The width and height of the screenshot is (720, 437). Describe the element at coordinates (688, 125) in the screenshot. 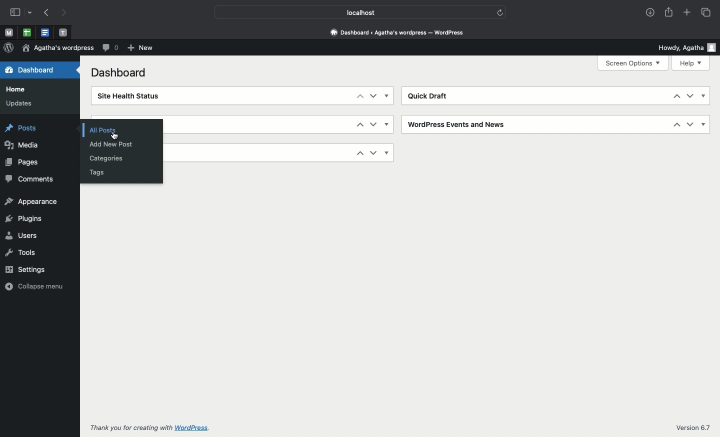

I see `Down` at that location.